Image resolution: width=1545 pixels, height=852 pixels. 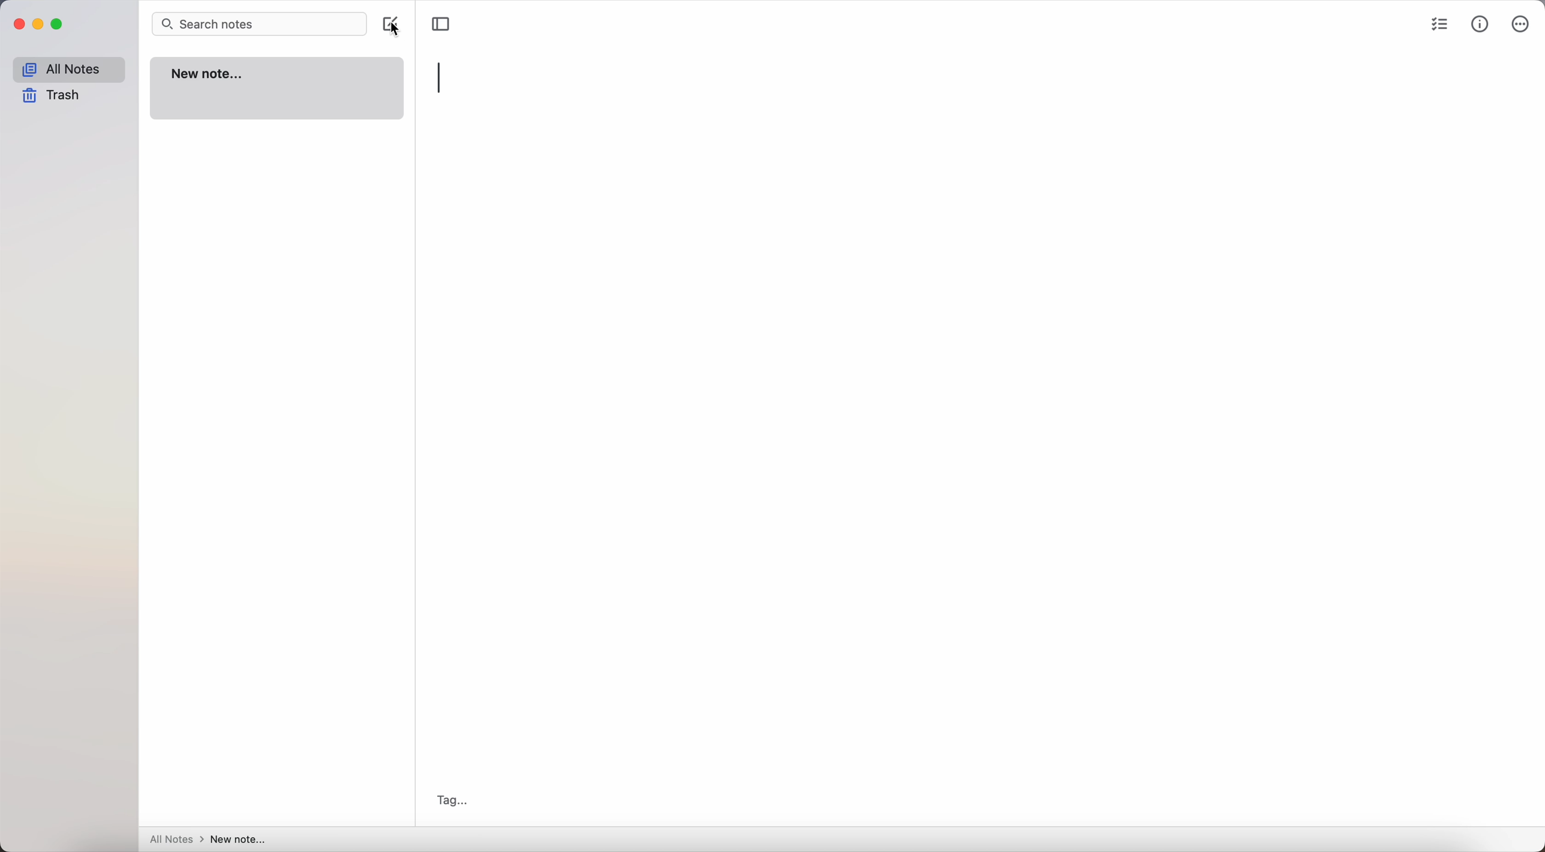 I want to click on toggle sidebar, so click(x=441, y=23).